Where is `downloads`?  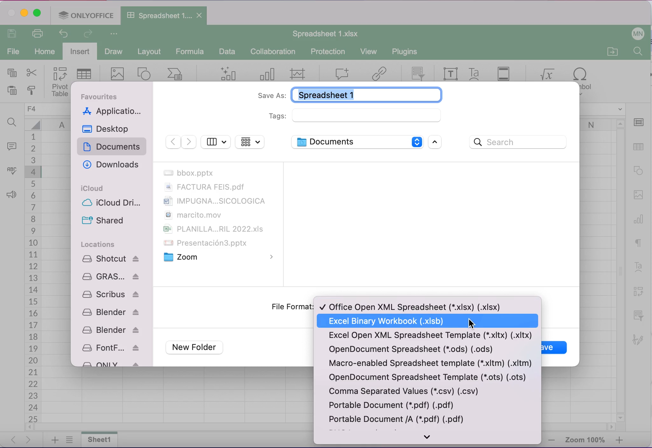
downloads is located at coordinates (110, 165).